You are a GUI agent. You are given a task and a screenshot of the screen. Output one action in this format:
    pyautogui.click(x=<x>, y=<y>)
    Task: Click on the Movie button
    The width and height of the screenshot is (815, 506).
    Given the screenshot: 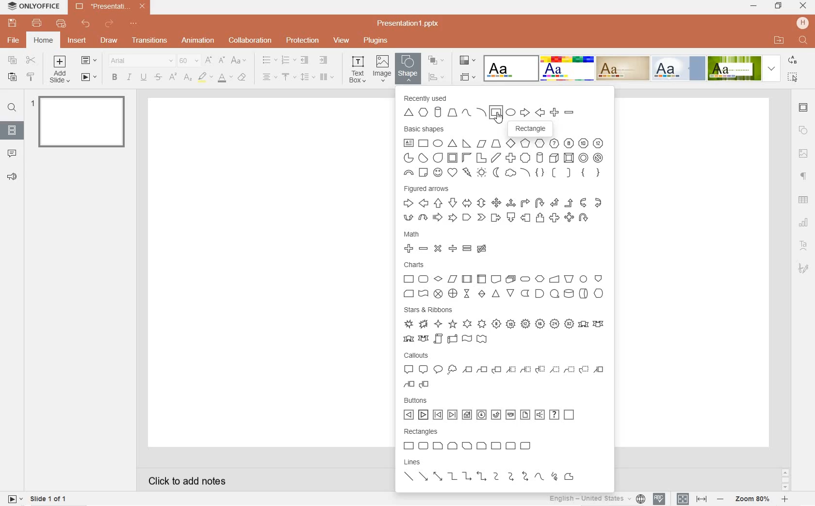 What is the action you would take?
    pyautogui.click(x=510, y=414)
    